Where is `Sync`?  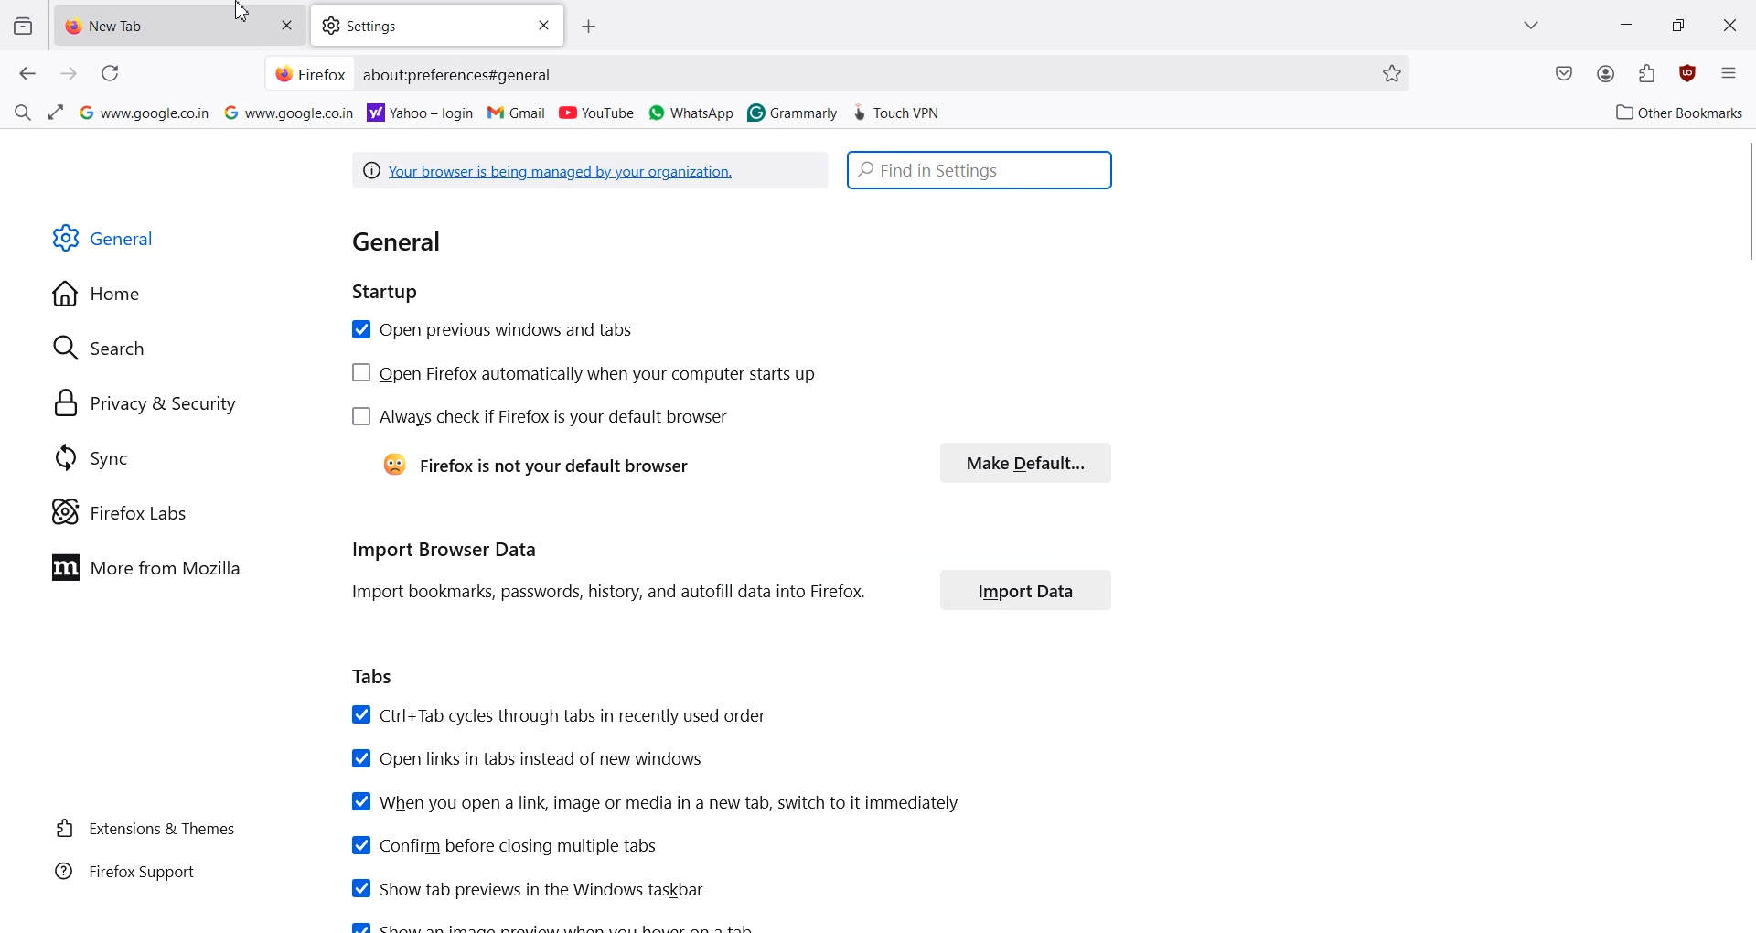
Sync is located at coordinates (92, 458).